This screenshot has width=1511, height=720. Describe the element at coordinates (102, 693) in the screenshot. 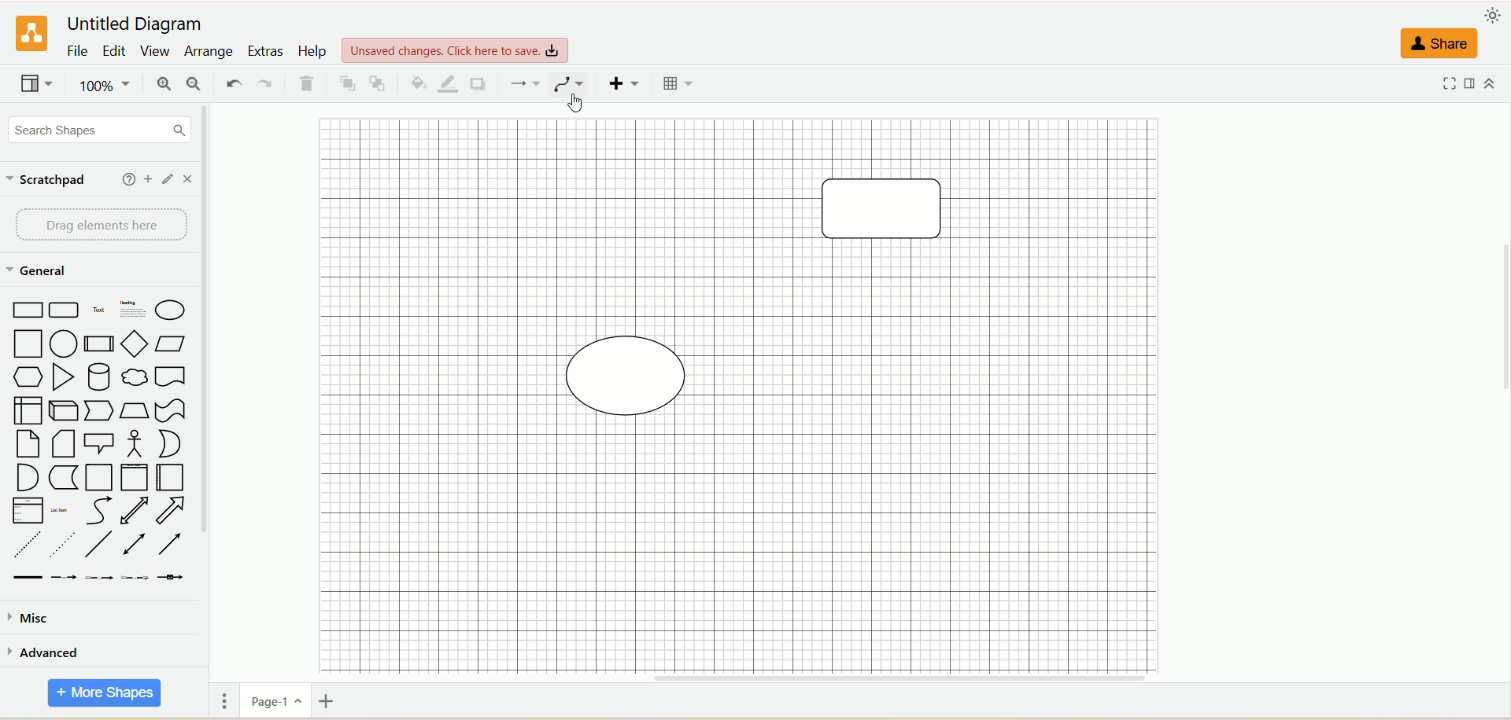

I see `more shapes` at that location.